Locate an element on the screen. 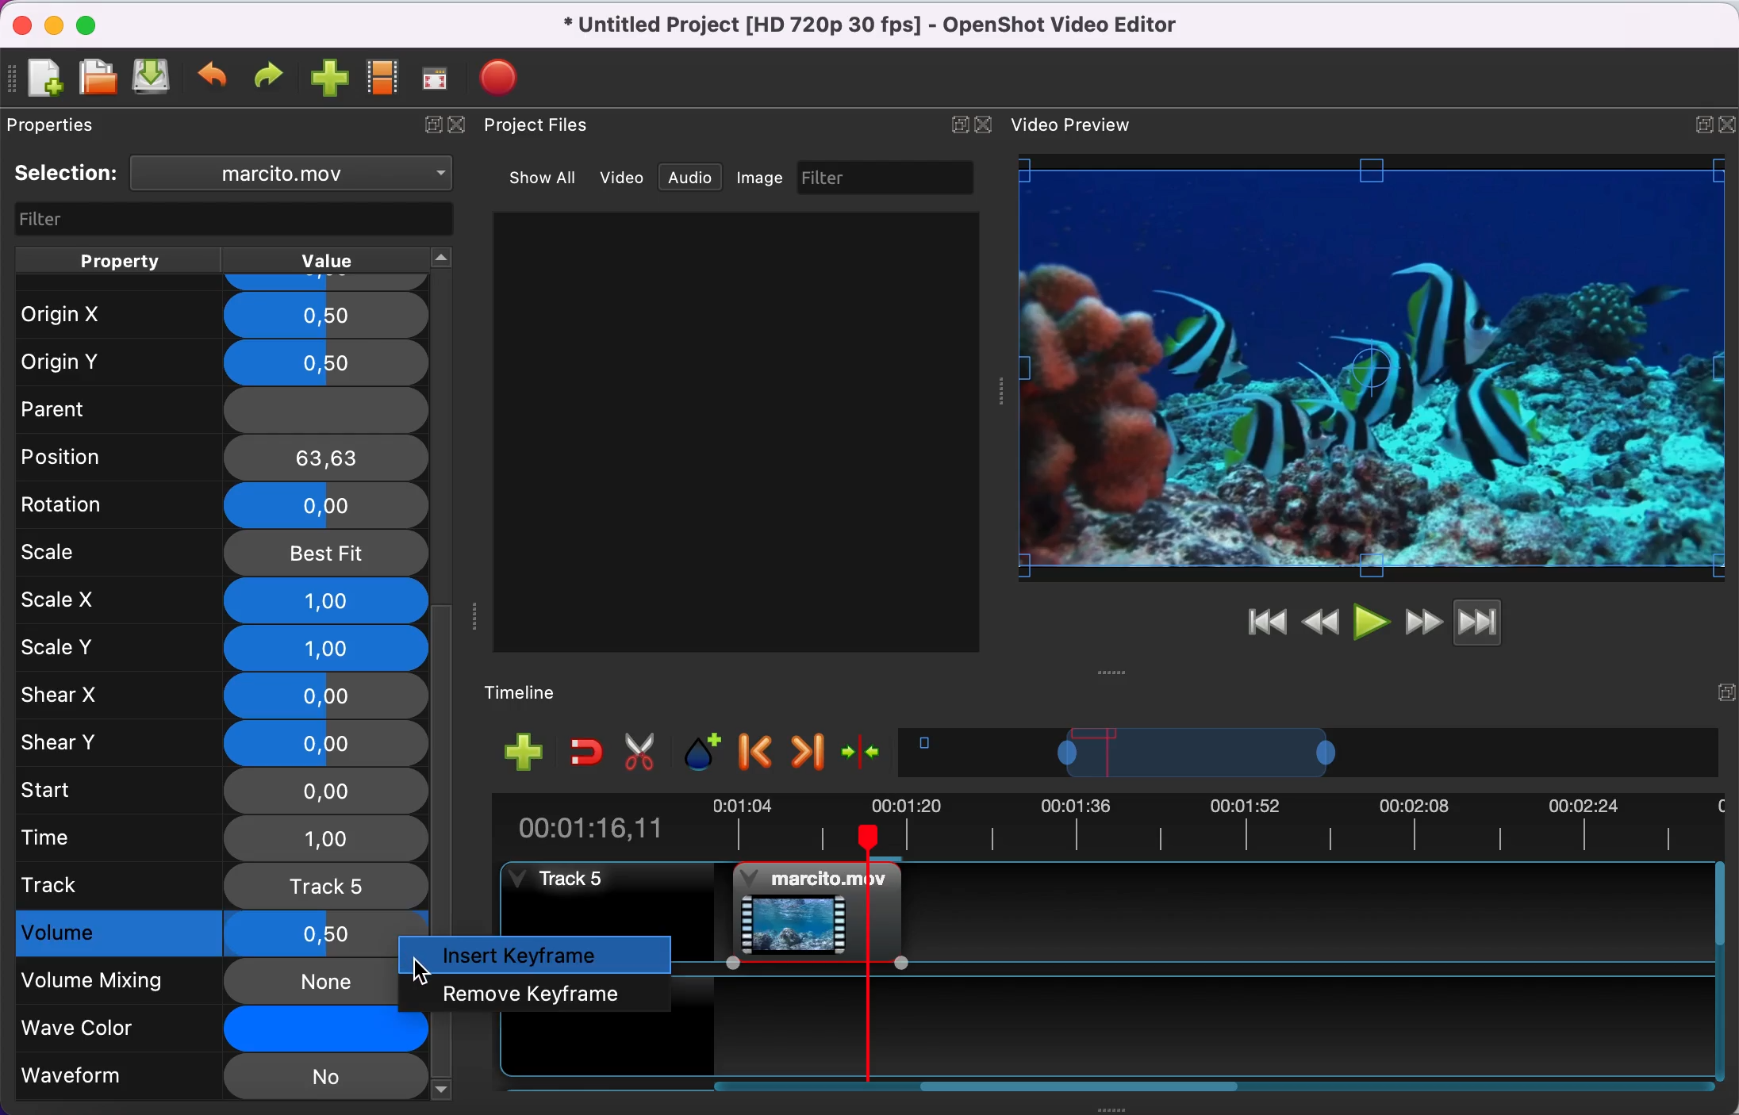 The height and width of the screenshot is (1115, 1739). add track is located at coordinates (522, 753).